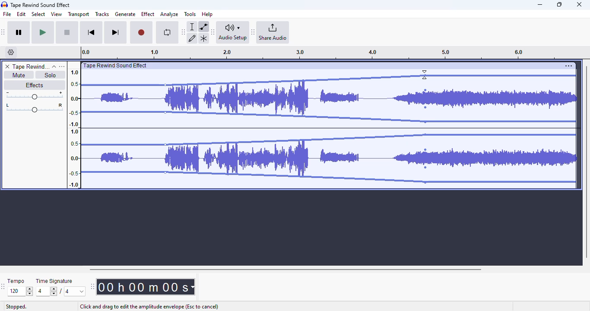 The height and width of the screenshot is (311, 590). What do you see at coordinates (165, 145) in the screenshot?
I see `Control point` at bounding box center [165, 145].